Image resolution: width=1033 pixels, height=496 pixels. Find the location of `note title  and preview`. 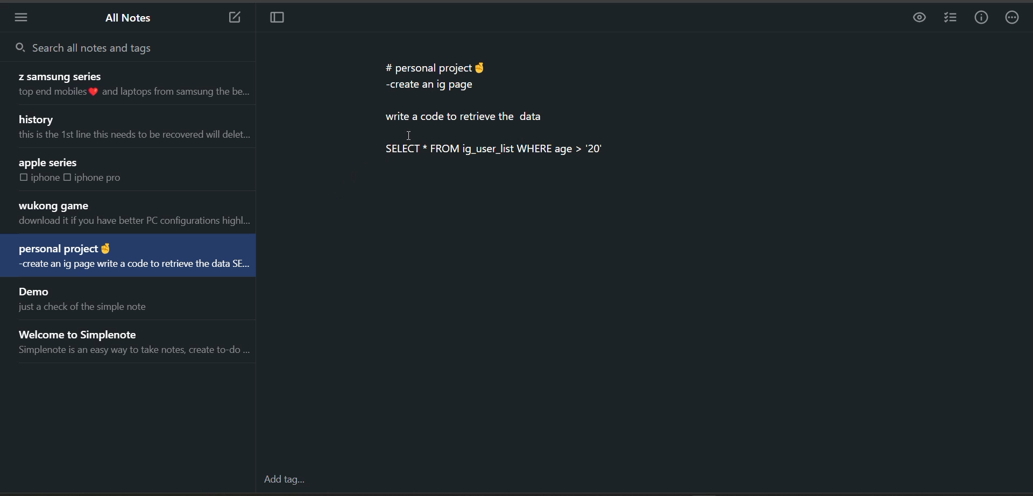

note title  and preview is located at coordinates (81, 299).